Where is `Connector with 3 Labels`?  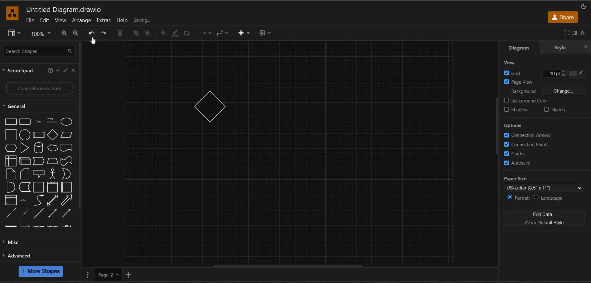
Connector with 3 Labels is located at coordinates (52, 226).